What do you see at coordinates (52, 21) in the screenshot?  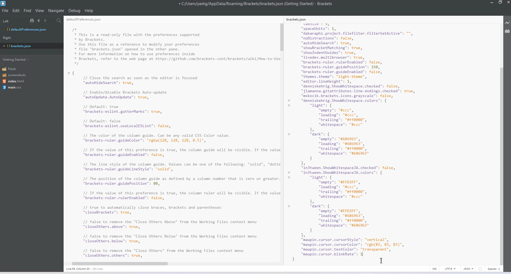 I see `Split editor vertically and Horizontally` at bounding box center [52, 21].